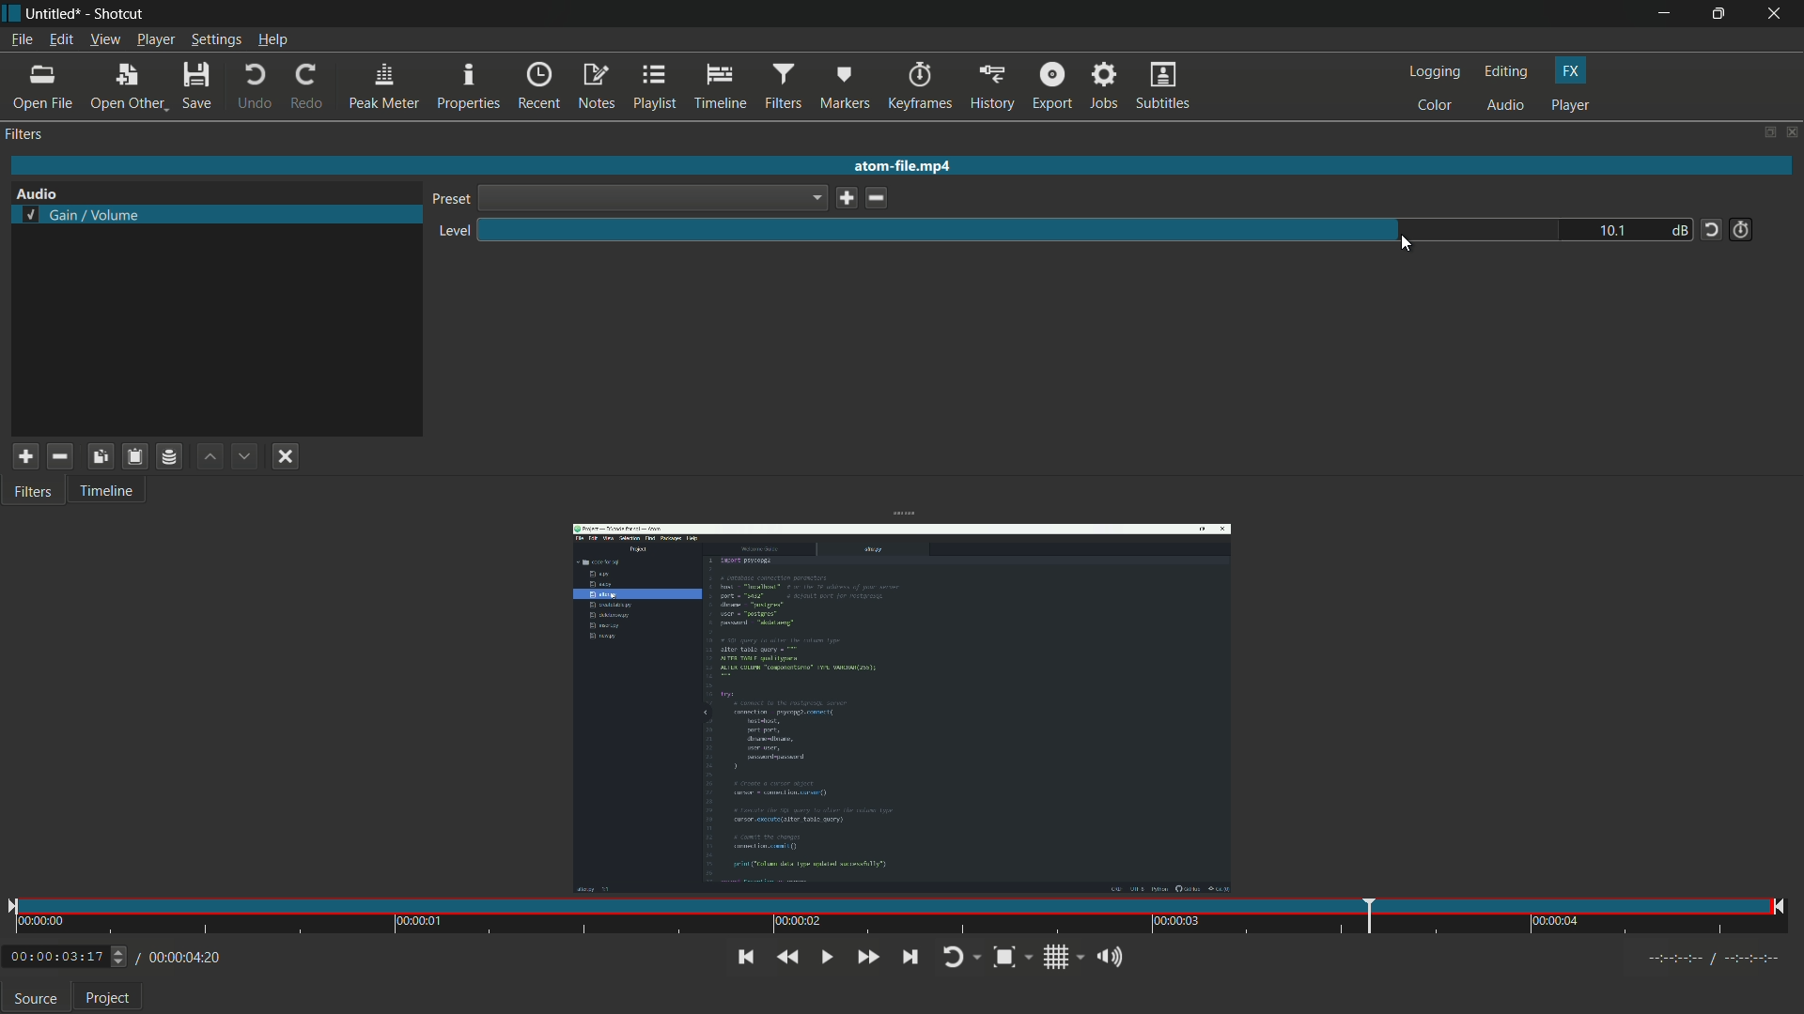 Image resolution: width=1804 pixels, height=1014 pixels. Describe the element at coordinates (60, 457) in the screenshot. I see `remove selected filter` at that location.